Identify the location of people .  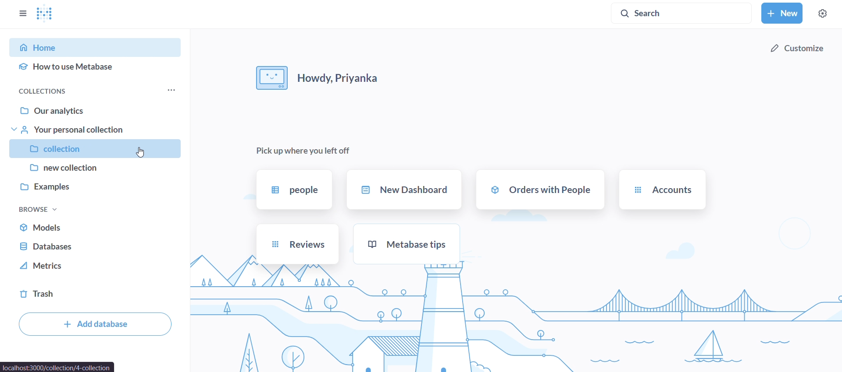
(293, 190).